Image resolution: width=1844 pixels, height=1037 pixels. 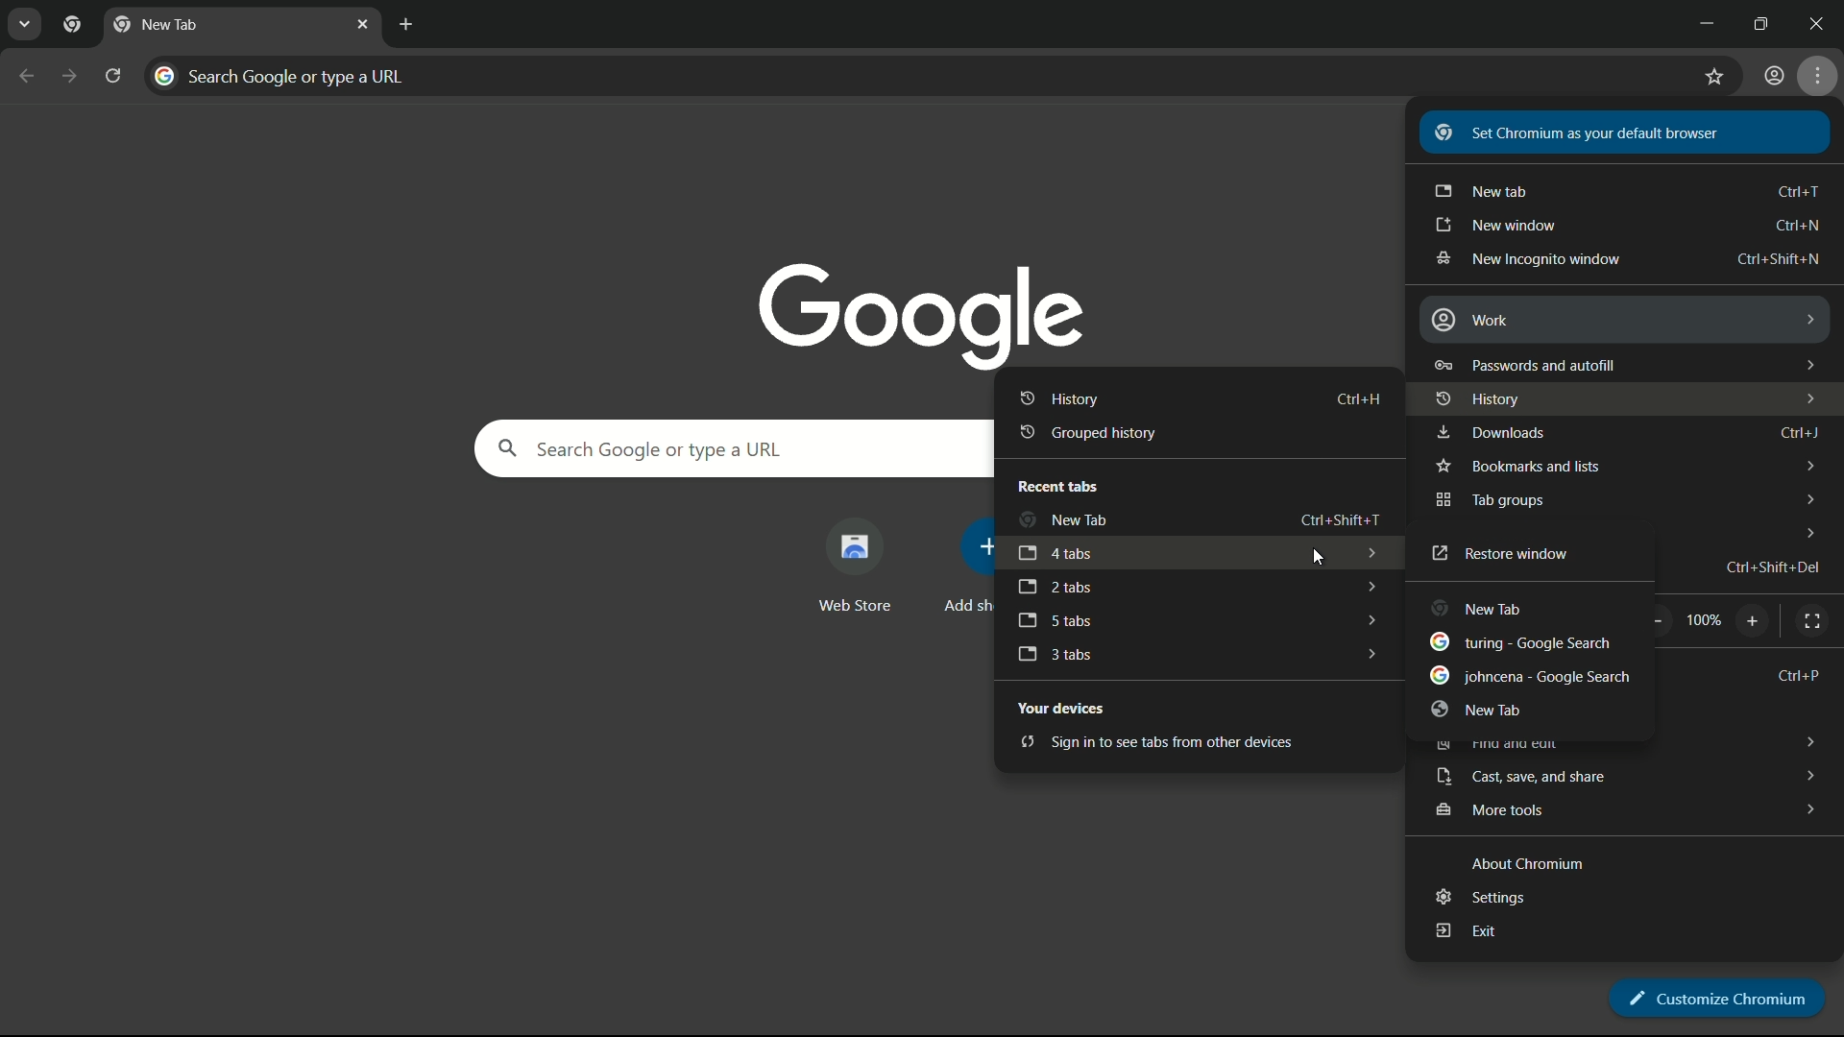 I want to click on shortcut keys, so click(x=1798, y=191).